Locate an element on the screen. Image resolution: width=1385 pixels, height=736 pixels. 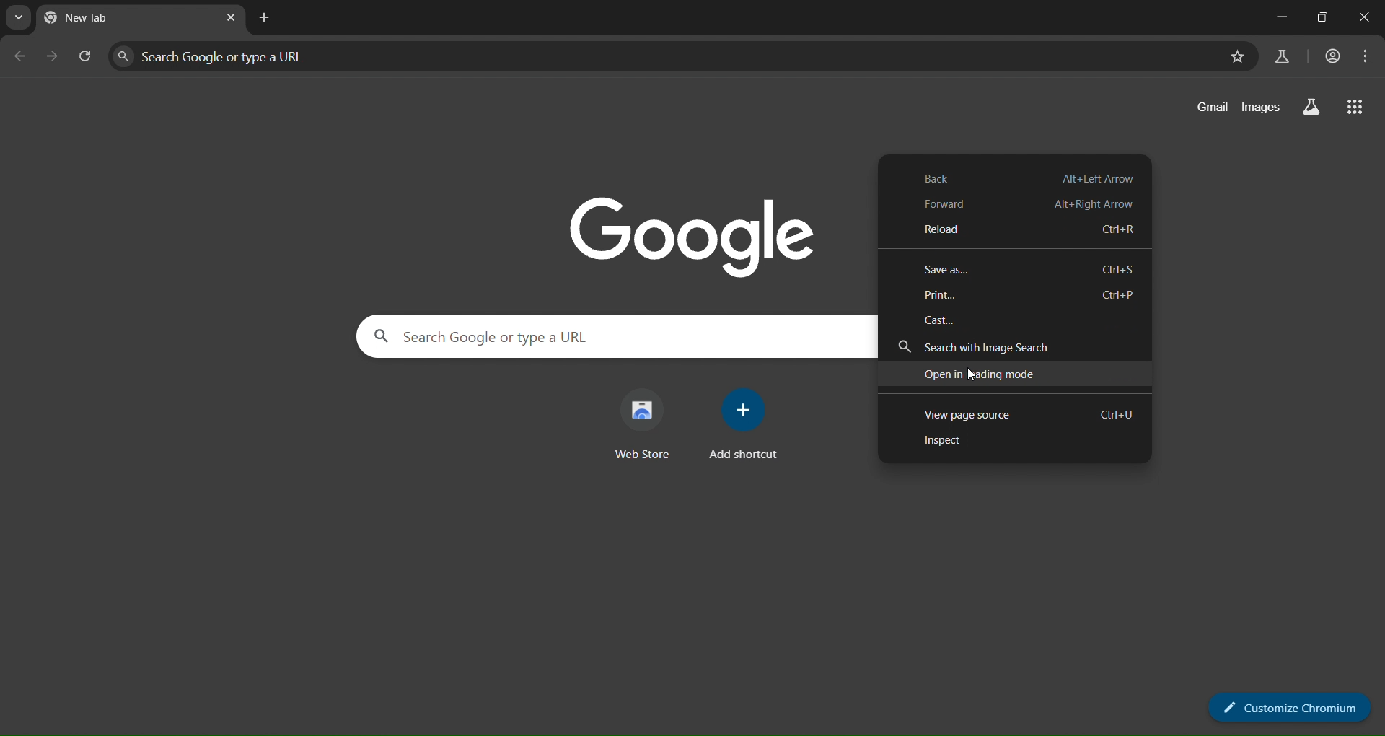
go back one page is located at coordinates (20, 56).